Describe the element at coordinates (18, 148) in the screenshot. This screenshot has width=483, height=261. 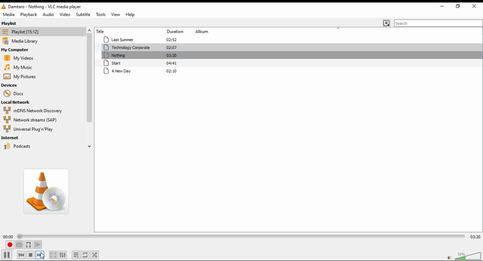
I see `podcasts` at that location.